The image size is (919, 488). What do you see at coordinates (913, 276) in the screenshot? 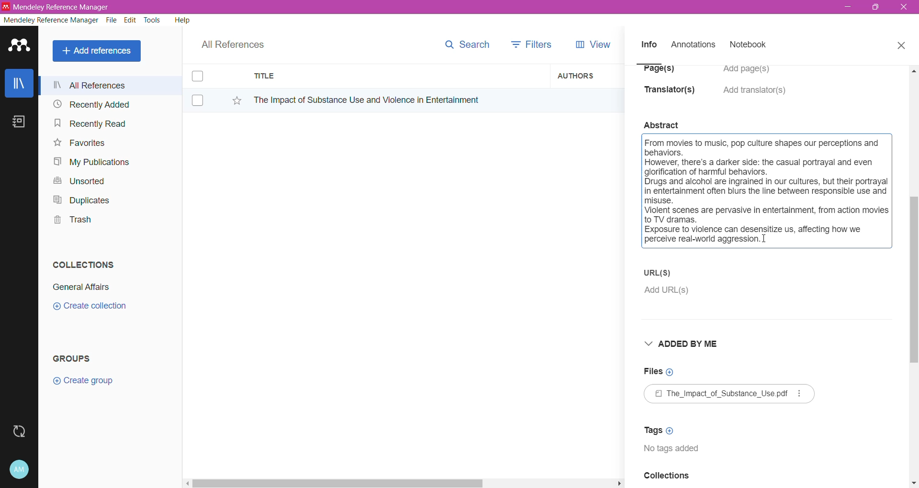
I see `Vertical Scroll Bar` at bounding box center [913, 276].